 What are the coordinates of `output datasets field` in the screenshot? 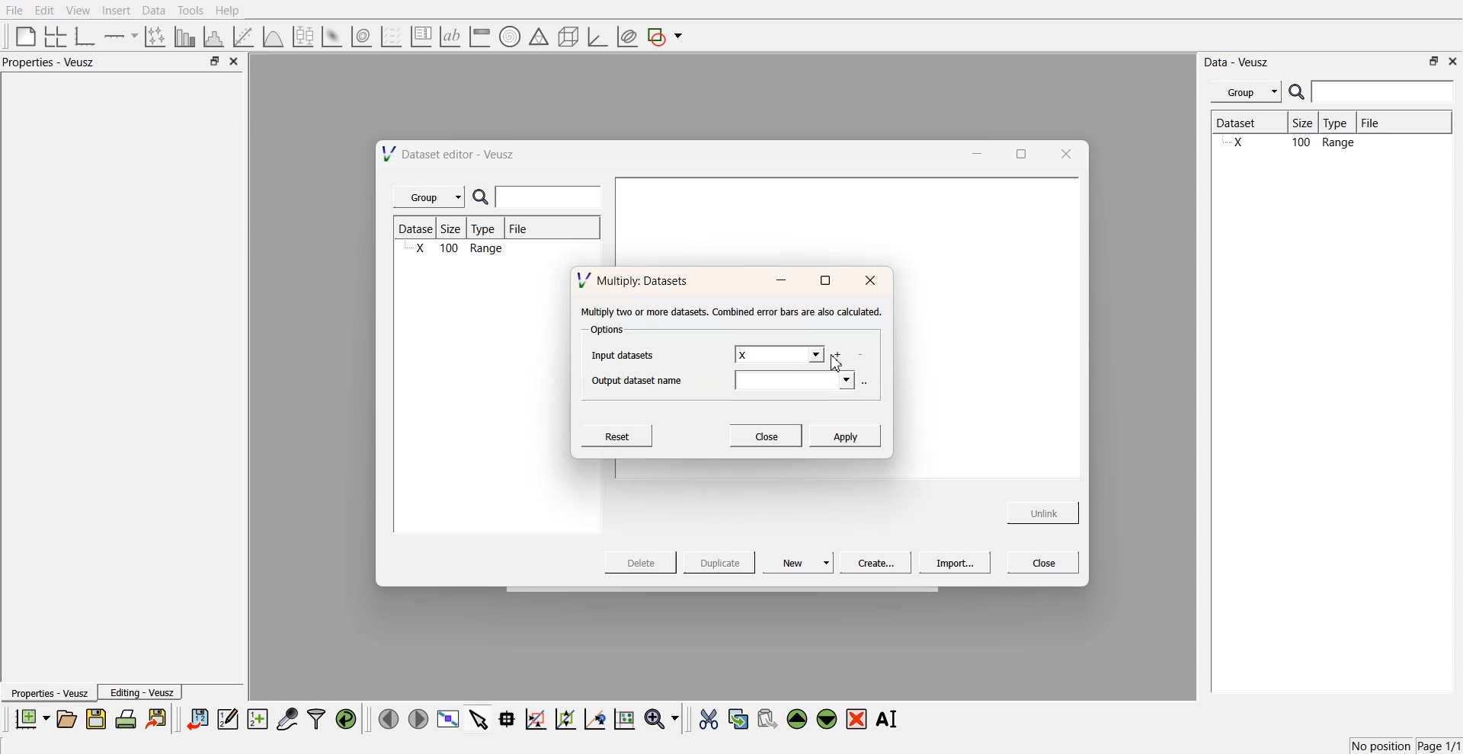 It's located at (795, 381).